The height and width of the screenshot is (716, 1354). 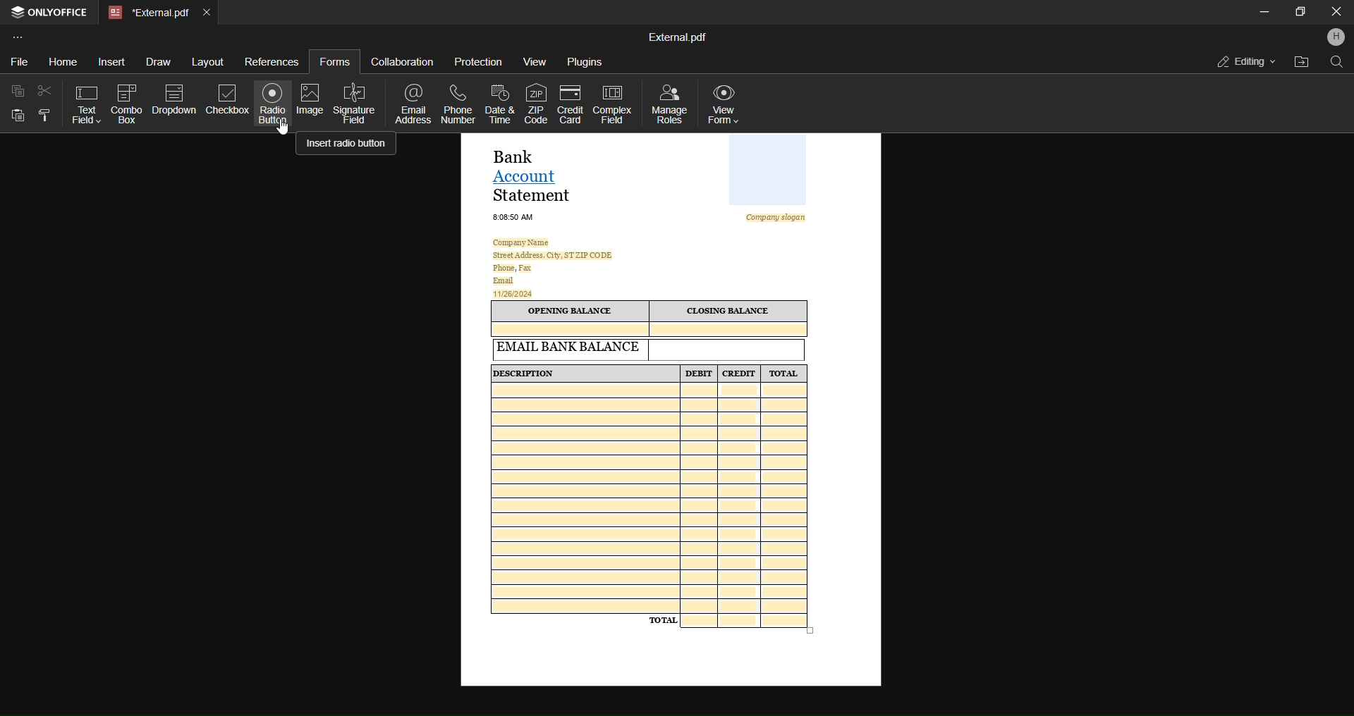 What do you see at coordinates (47, 91) in the screenshot?
I see `cut` at bounding box center [47, 91].